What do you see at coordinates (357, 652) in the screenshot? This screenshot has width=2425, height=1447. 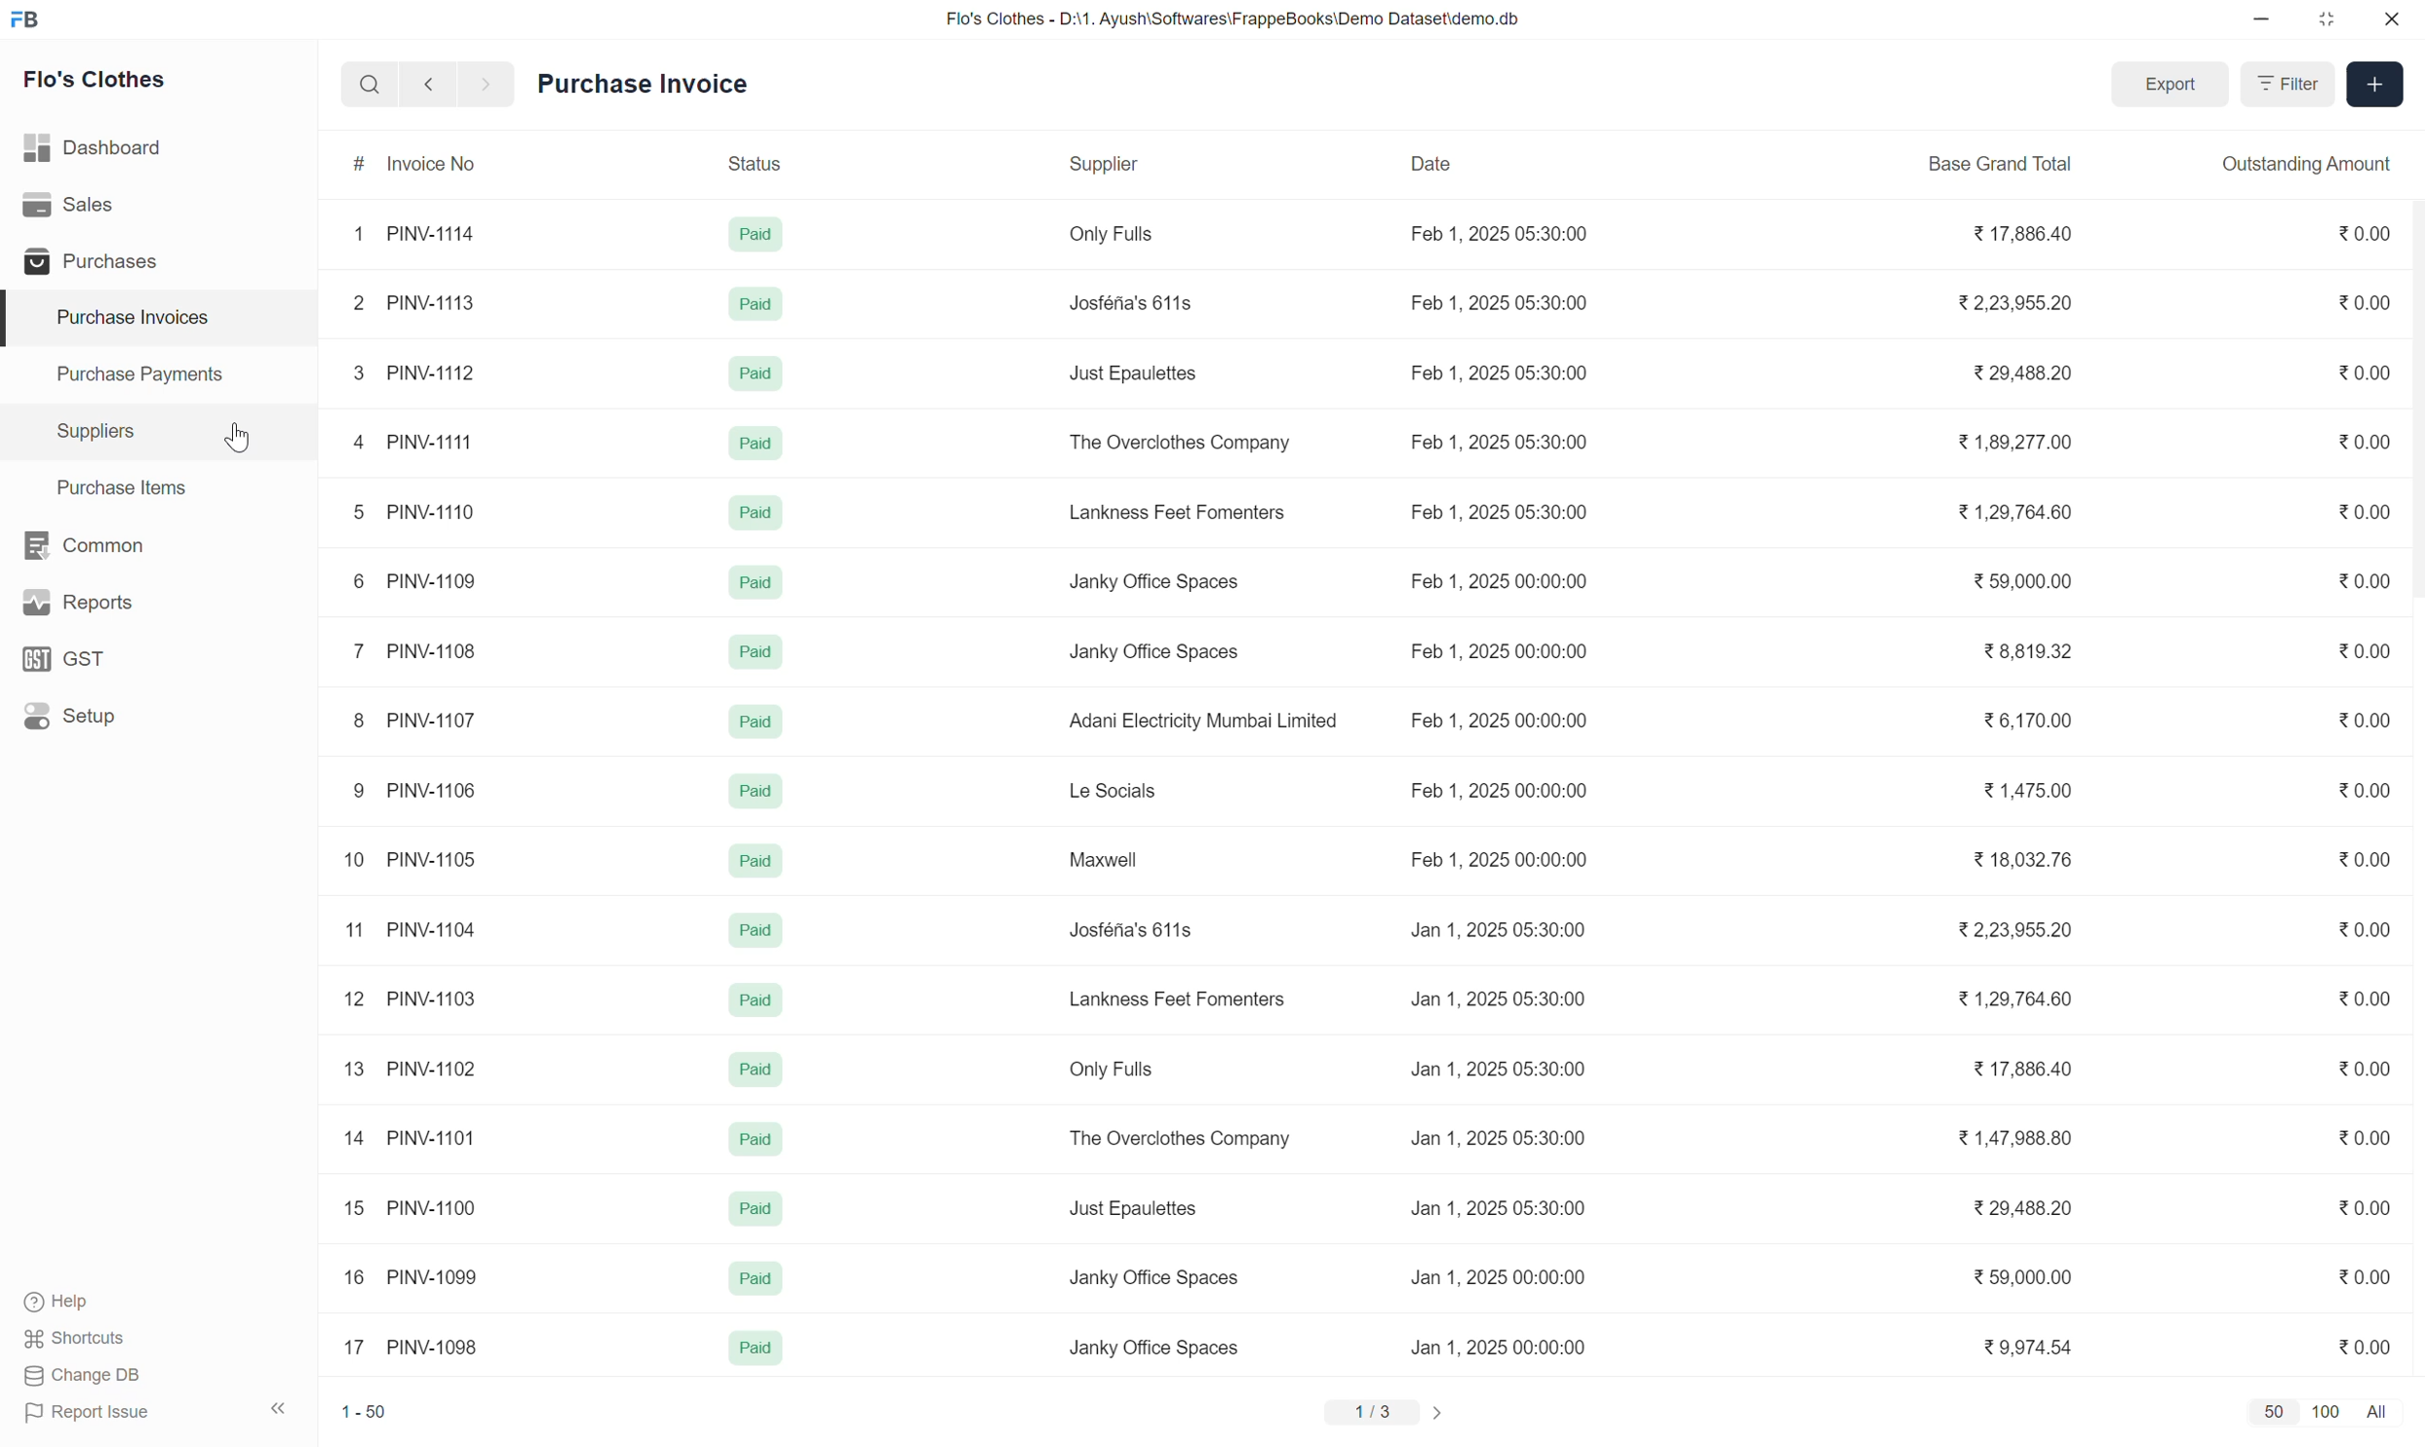 I see `7` at bounding box center [357, 652].